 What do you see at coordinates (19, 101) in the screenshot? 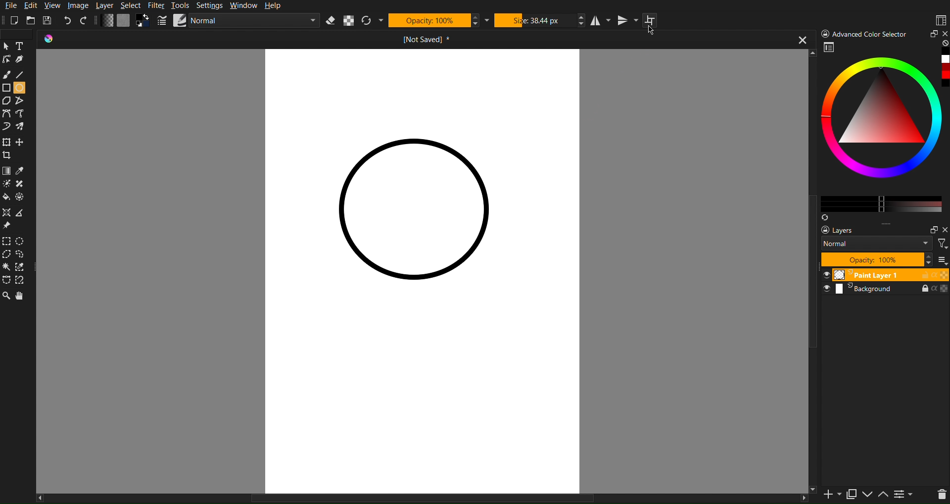
I see `Free polygon` at bounding box center [19, 101].